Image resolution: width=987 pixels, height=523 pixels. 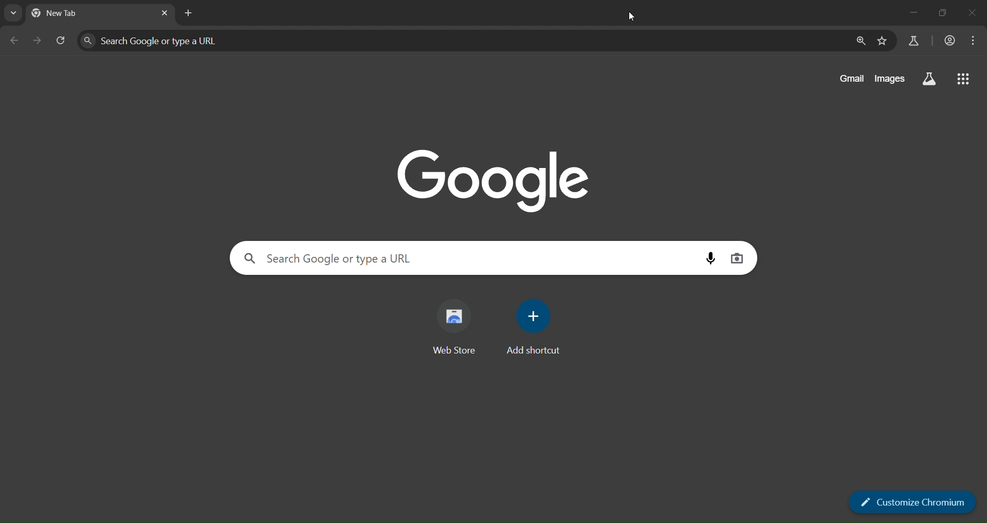 What do you see at coordinates (913, 41) in the screenshot?
I see `search labs` at bounding box center [913, 41].